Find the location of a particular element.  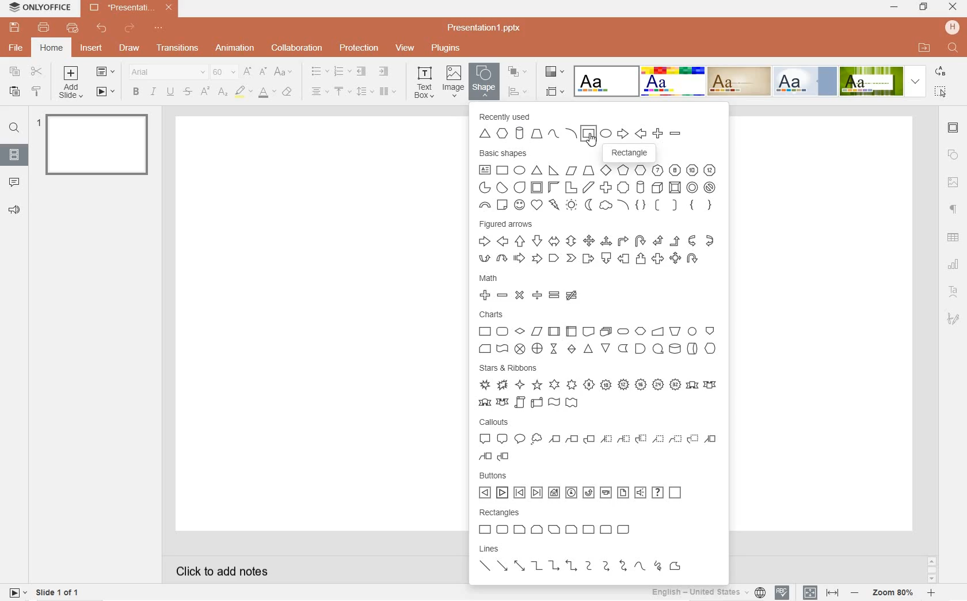

Left right arrow is located at coordinates (555, 241).